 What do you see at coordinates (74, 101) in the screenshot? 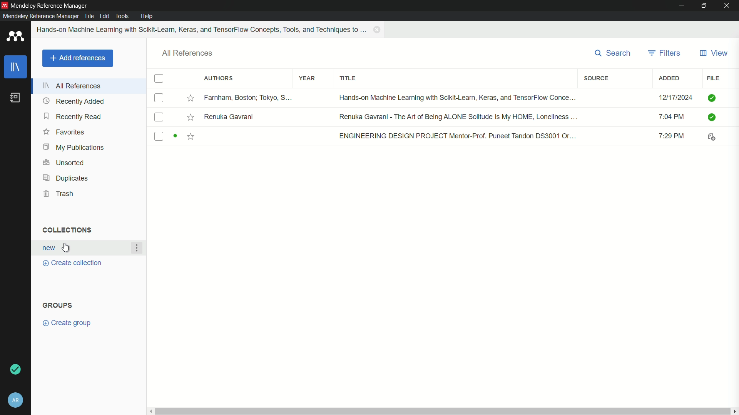
I see `recently added` at bounding box center [74, 101].